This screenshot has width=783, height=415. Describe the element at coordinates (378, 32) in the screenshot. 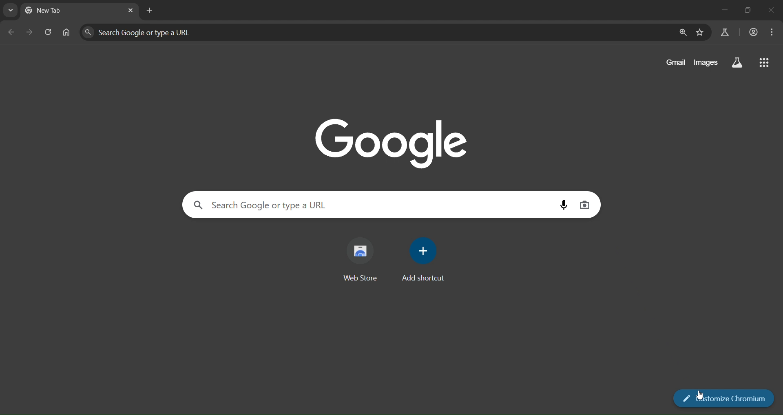

I see `Search Google or type a URL` at that location.